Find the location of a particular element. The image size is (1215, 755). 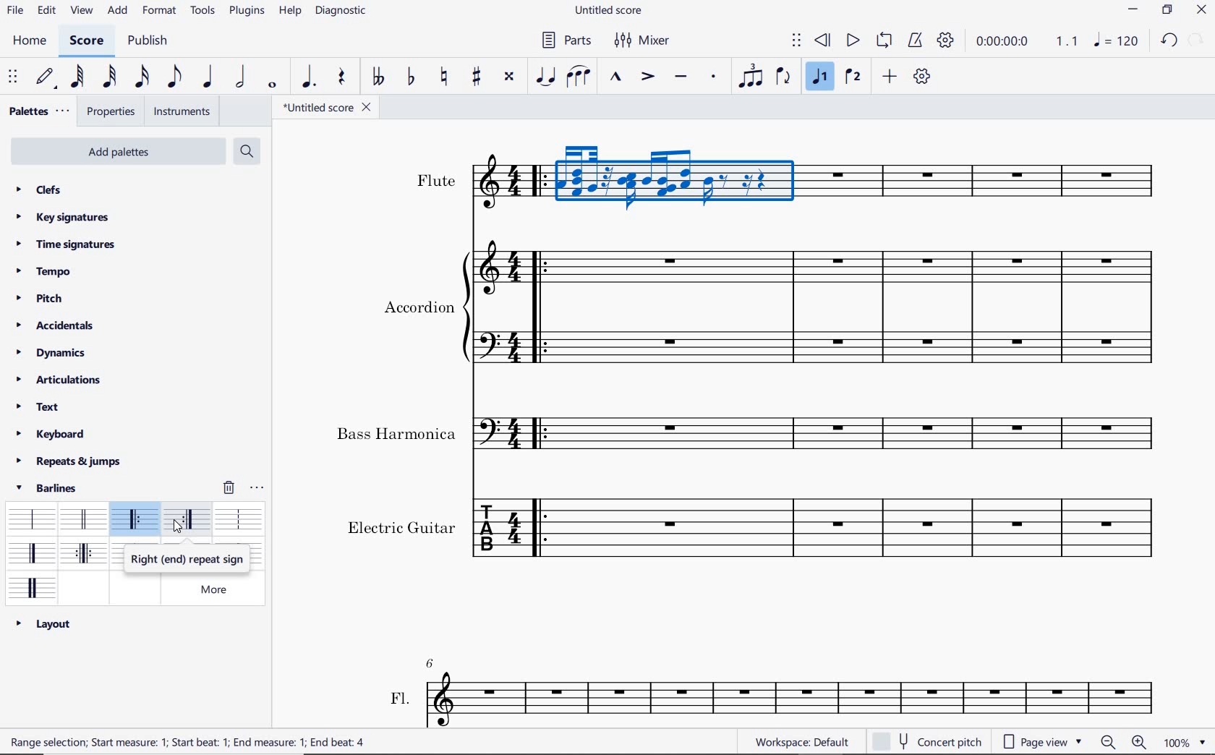

toggle sharp is located at coordinates (478, 77).